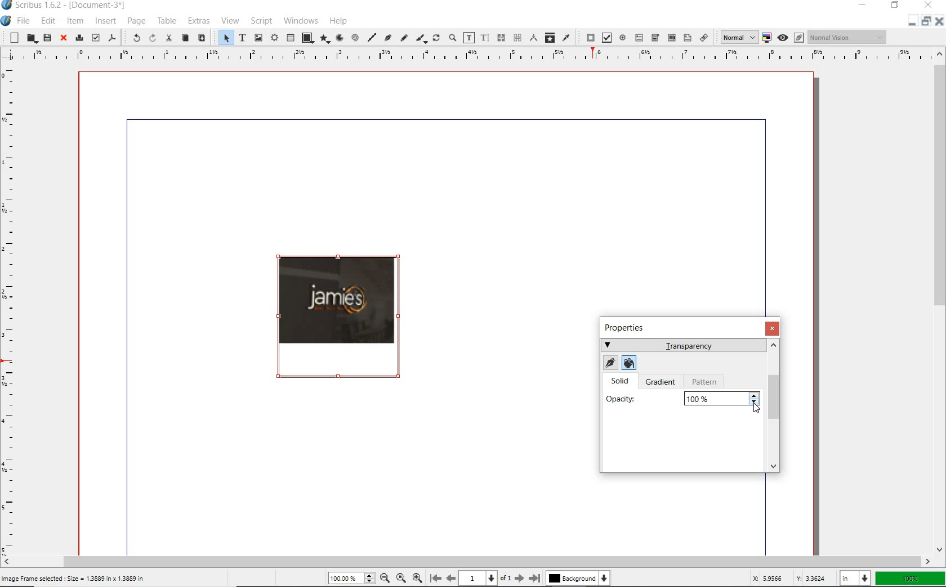  I want to click on SOLID, so click(622, 382).